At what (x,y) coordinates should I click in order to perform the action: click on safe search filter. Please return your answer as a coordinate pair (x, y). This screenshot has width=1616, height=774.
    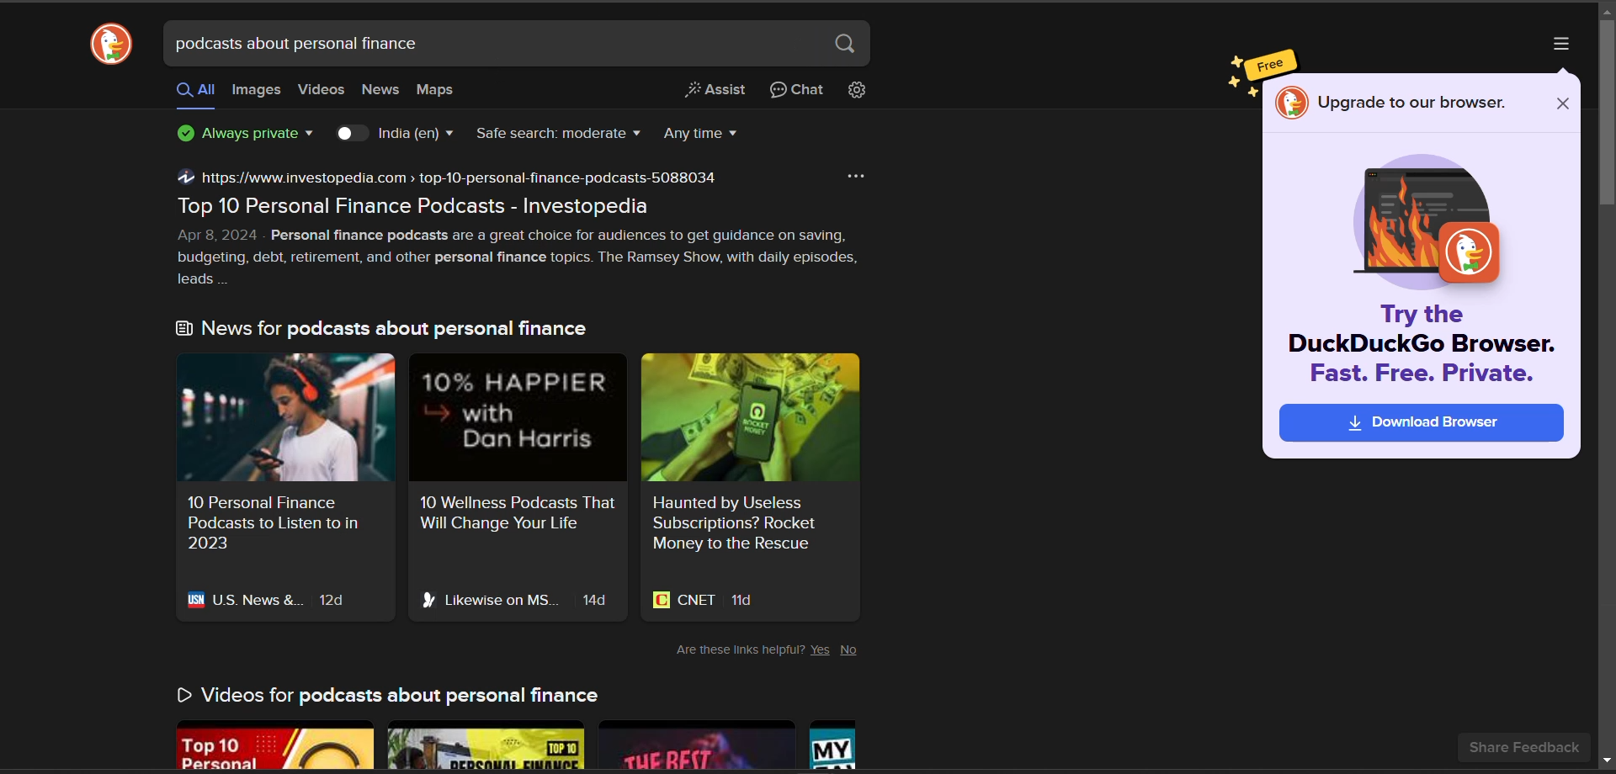
    Looking at the image, I should click on (562, 135).